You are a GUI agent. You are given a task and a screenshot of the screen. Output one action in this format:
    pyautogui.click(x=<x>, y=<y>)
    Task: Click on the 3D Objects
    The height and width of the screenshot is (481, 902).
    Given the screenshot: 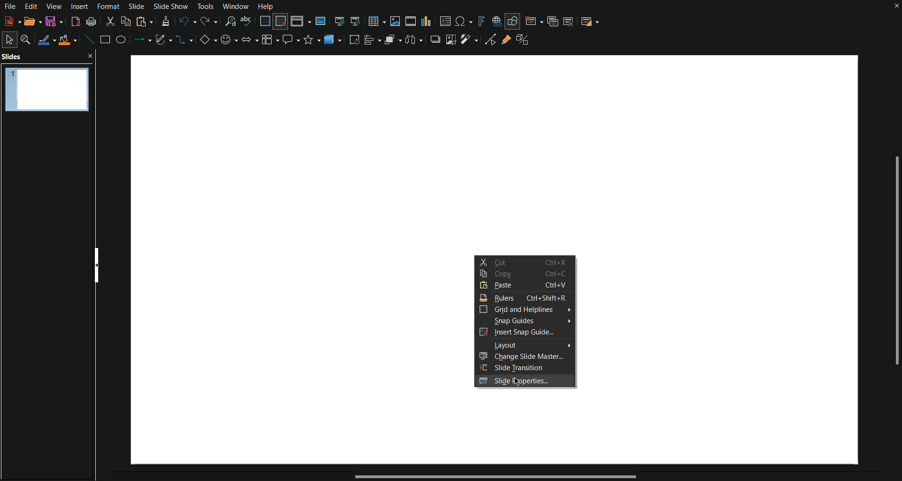 What is the action you would take?
    pyautogui.click(x=334, y=43)
    